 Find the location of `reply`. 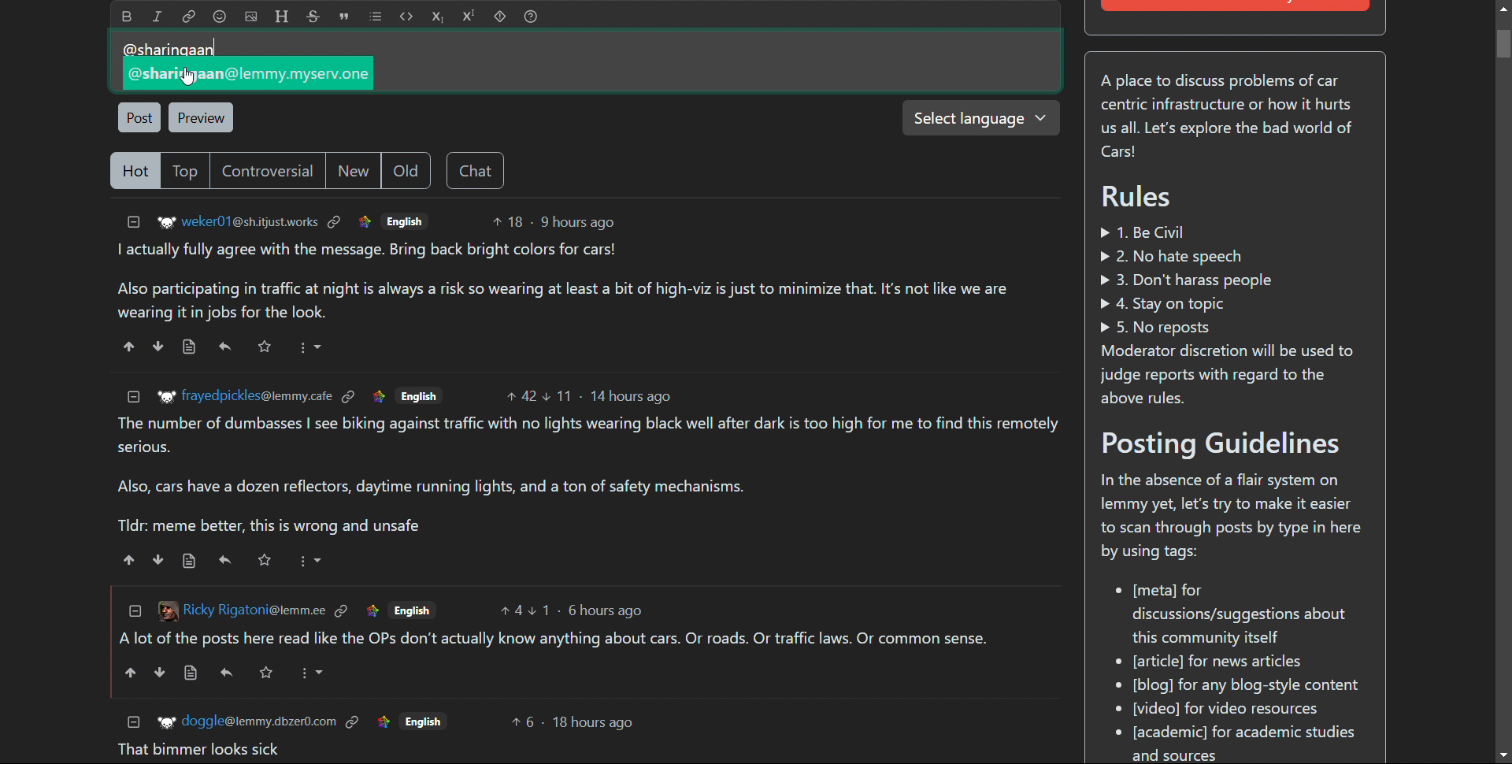

reply is located at coordinates (227, 672).